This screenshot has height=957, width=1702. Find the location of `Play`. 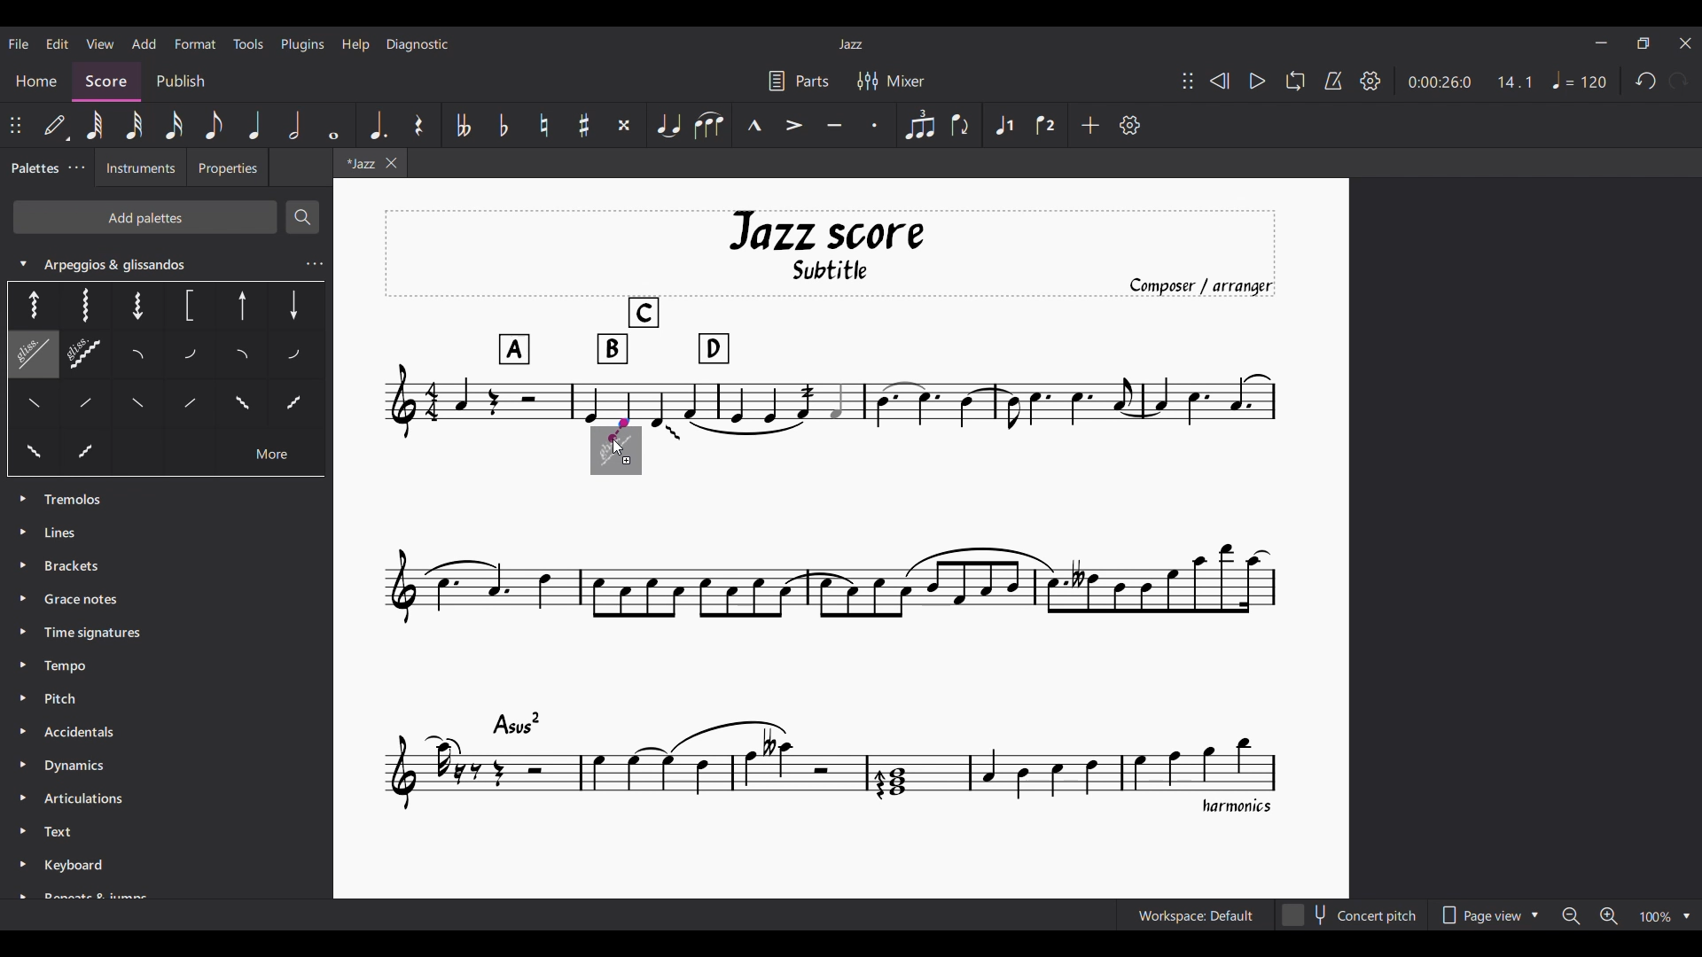

Play is located at coordinates (1257, 82).